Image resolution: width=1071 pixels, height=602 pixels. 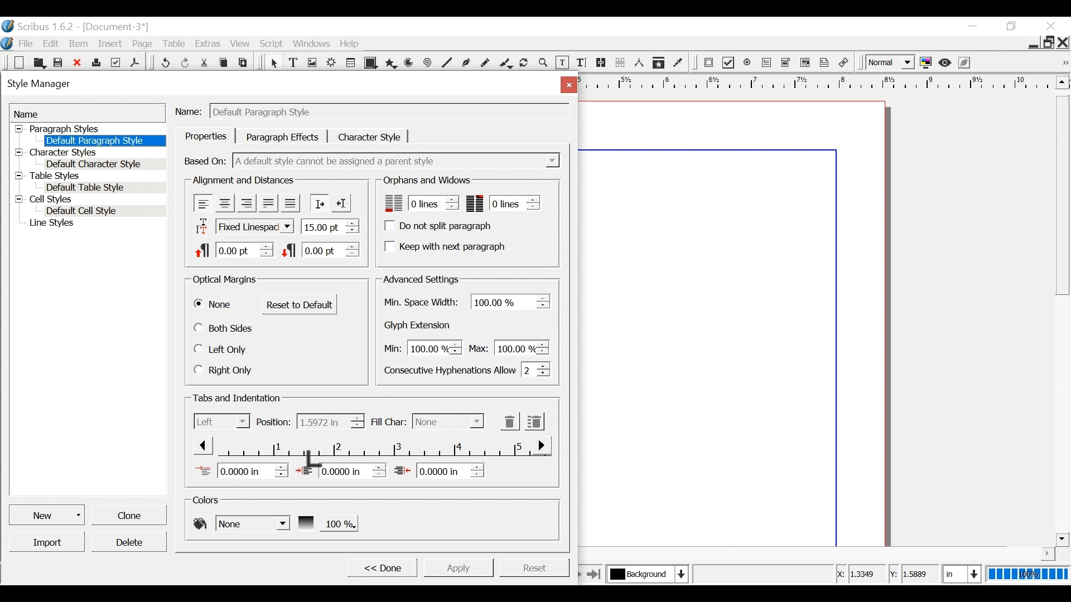 What do you see at coordinates (352, 63) in the screenshot?
I see `Table` at bounding box center [352, 63].